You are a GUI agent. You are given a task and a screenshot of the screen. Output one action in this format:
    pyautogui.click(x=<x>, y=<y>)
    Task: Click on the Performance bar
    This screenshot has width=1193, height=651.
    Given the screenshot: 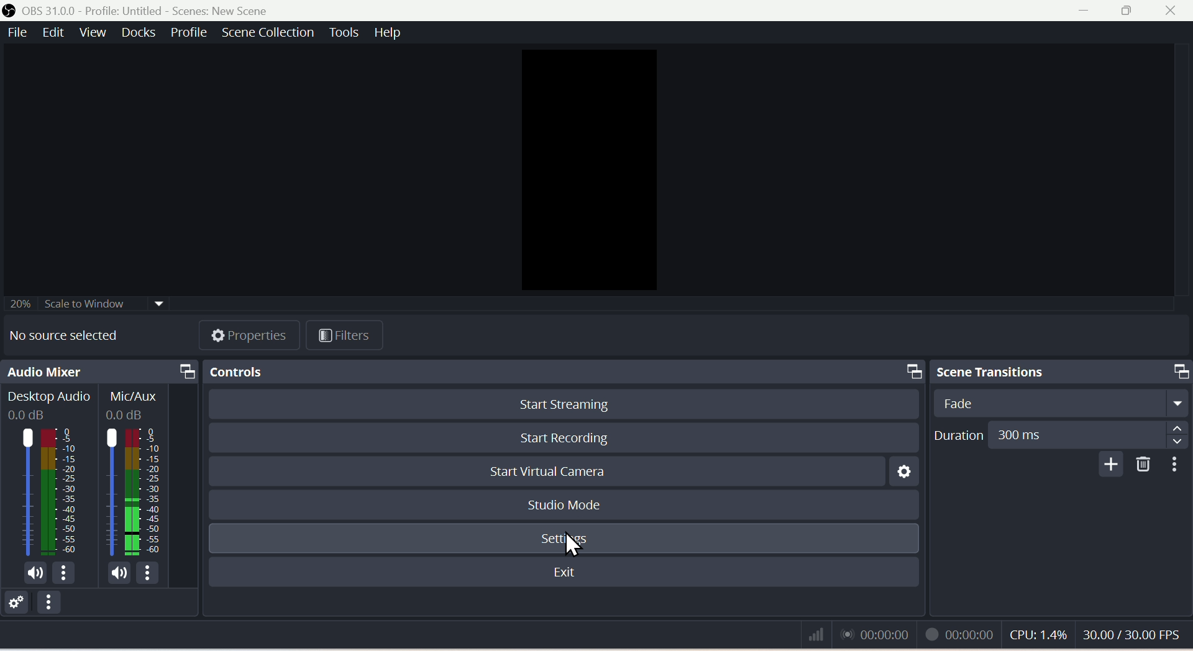 What is the action you would take?
    pyautogui.click(x=998, y=633)
    